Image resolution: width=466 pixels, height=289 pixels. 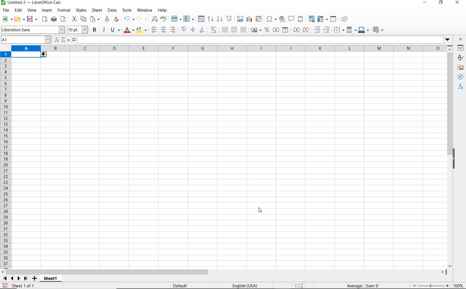 What do you see at coordinates (189, 19) in the screenshot?
I see `column` at bounding box center [189, 19].